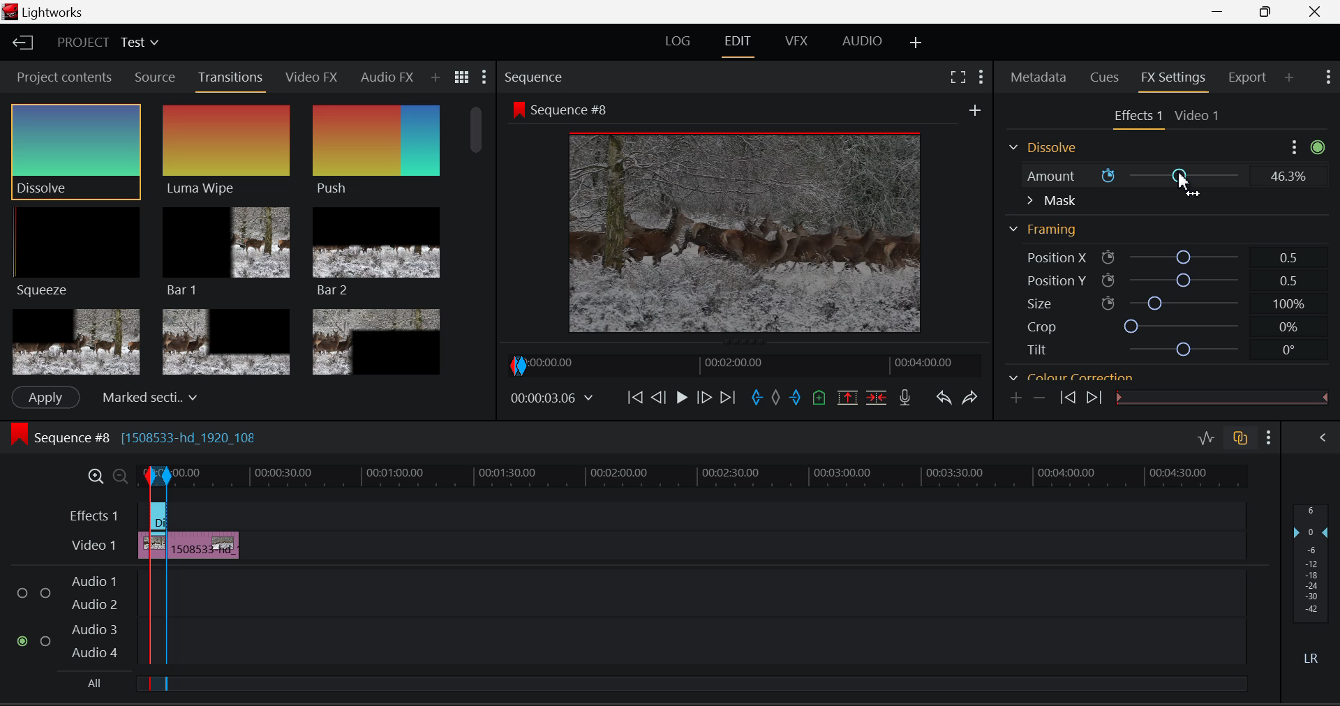 The width and height of the screenshot is (1340, 706). I want to click on Previous keyframe, so click(1067, 400).